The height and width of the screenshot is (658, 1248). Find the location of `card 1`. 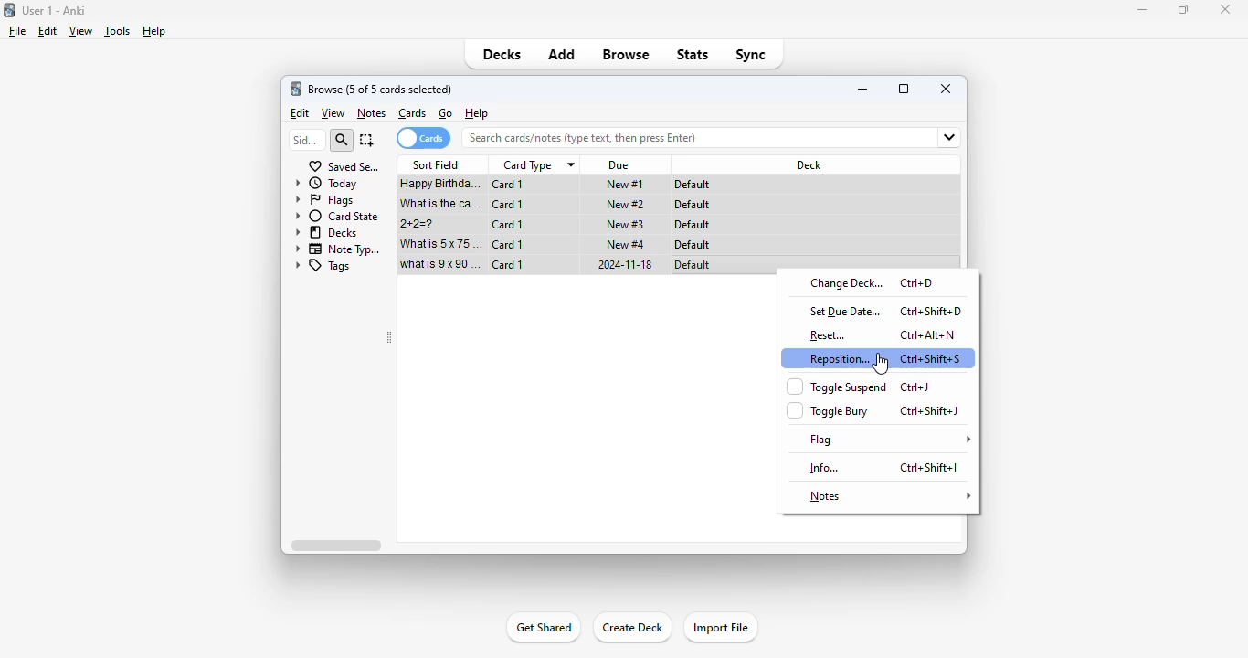

card 1 is located at coordinates (509, 185).